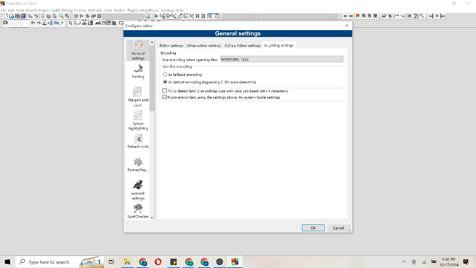  Describe the element at coordinates (197, 16) in the screenshot. I see `Pause` at that location.